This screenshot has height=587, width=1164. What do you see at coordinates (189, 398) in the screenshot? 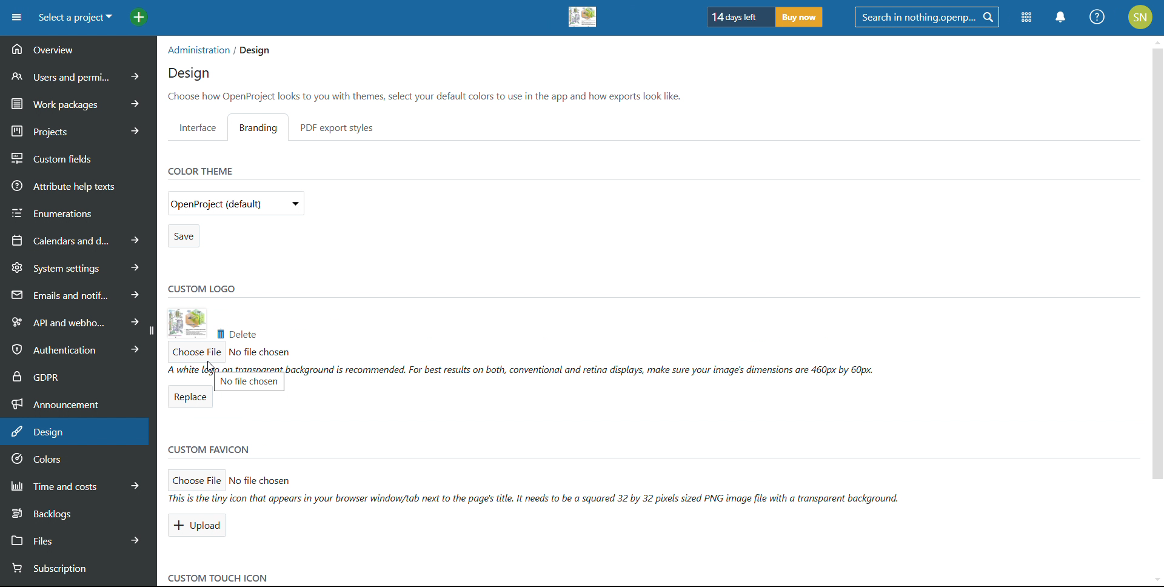
I see `replace` at bounding box center [189, 398].